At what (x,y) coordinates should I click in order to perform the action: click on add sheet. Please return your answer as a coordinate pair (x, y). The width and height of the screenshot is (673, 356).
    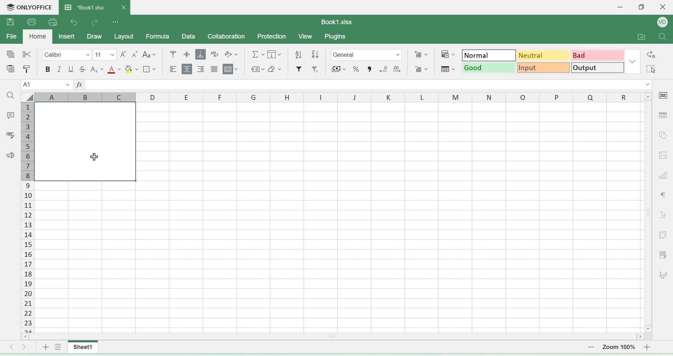
    Looking at the image, I should click on (45, 349).